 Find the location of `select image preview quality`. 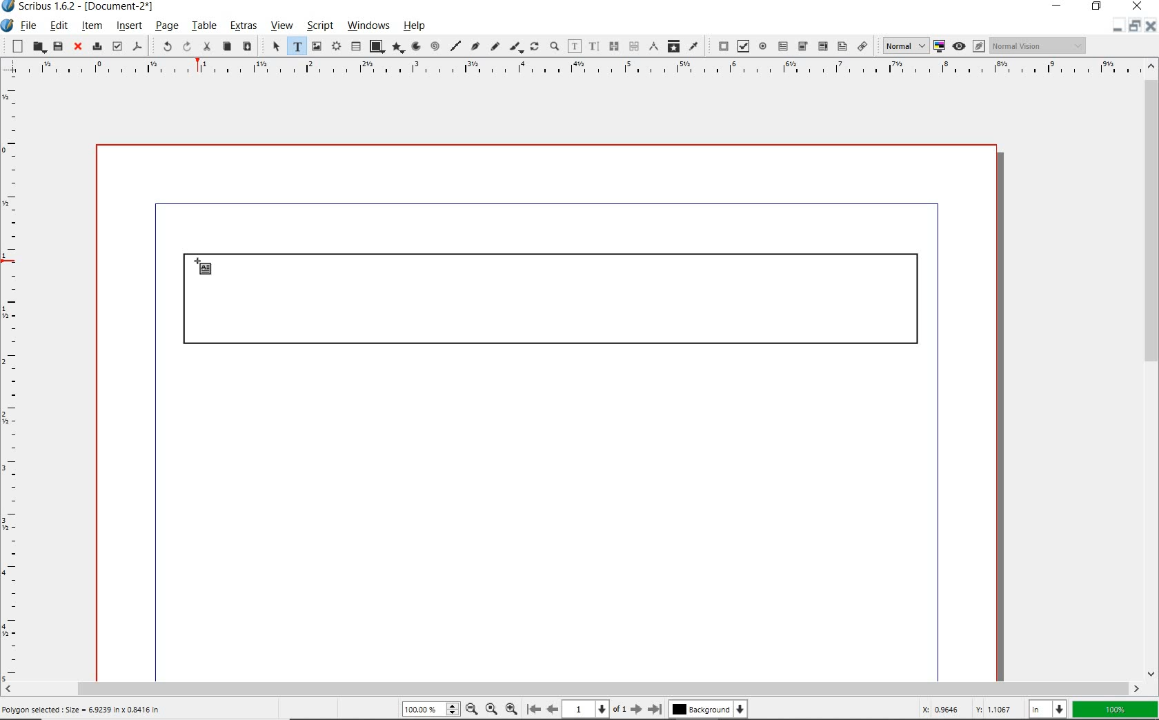

select image preview quality is located at coordinates (901, 46).